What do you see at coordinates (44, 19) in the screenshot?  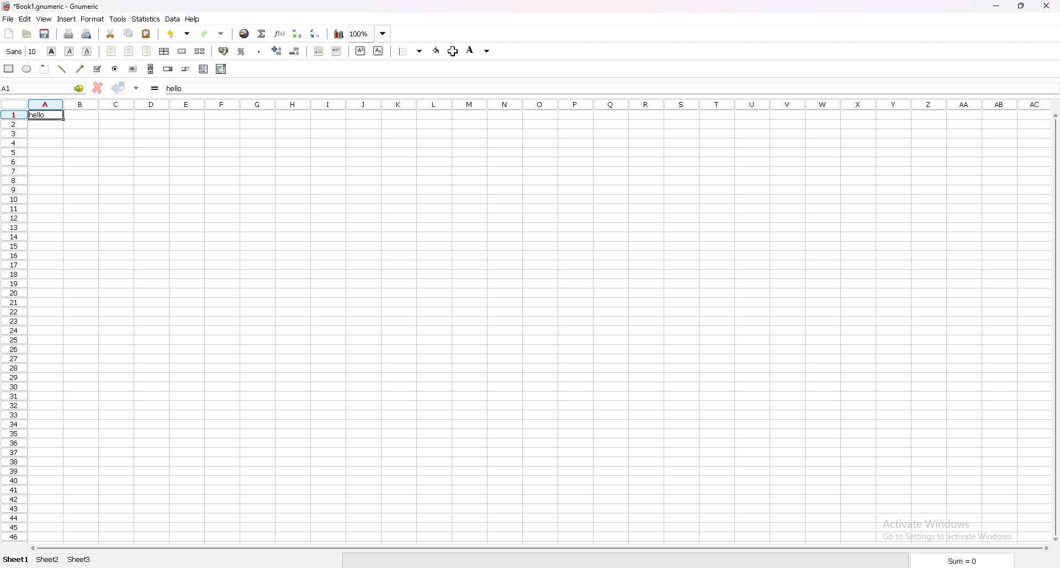 I see `view` at bounding box center [44, 19].